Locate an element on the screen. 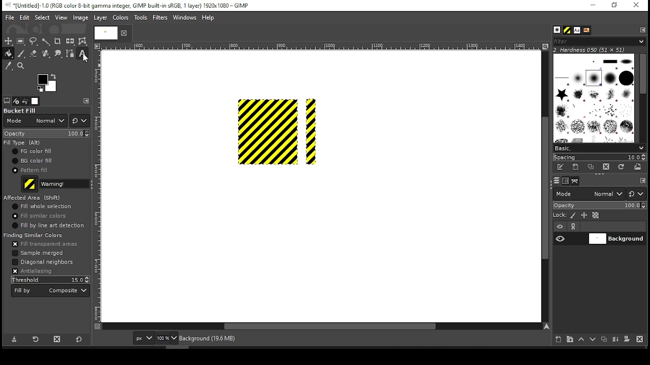 The image size is (650, 365). lock alpha channel is located at coordinates (595, 215).